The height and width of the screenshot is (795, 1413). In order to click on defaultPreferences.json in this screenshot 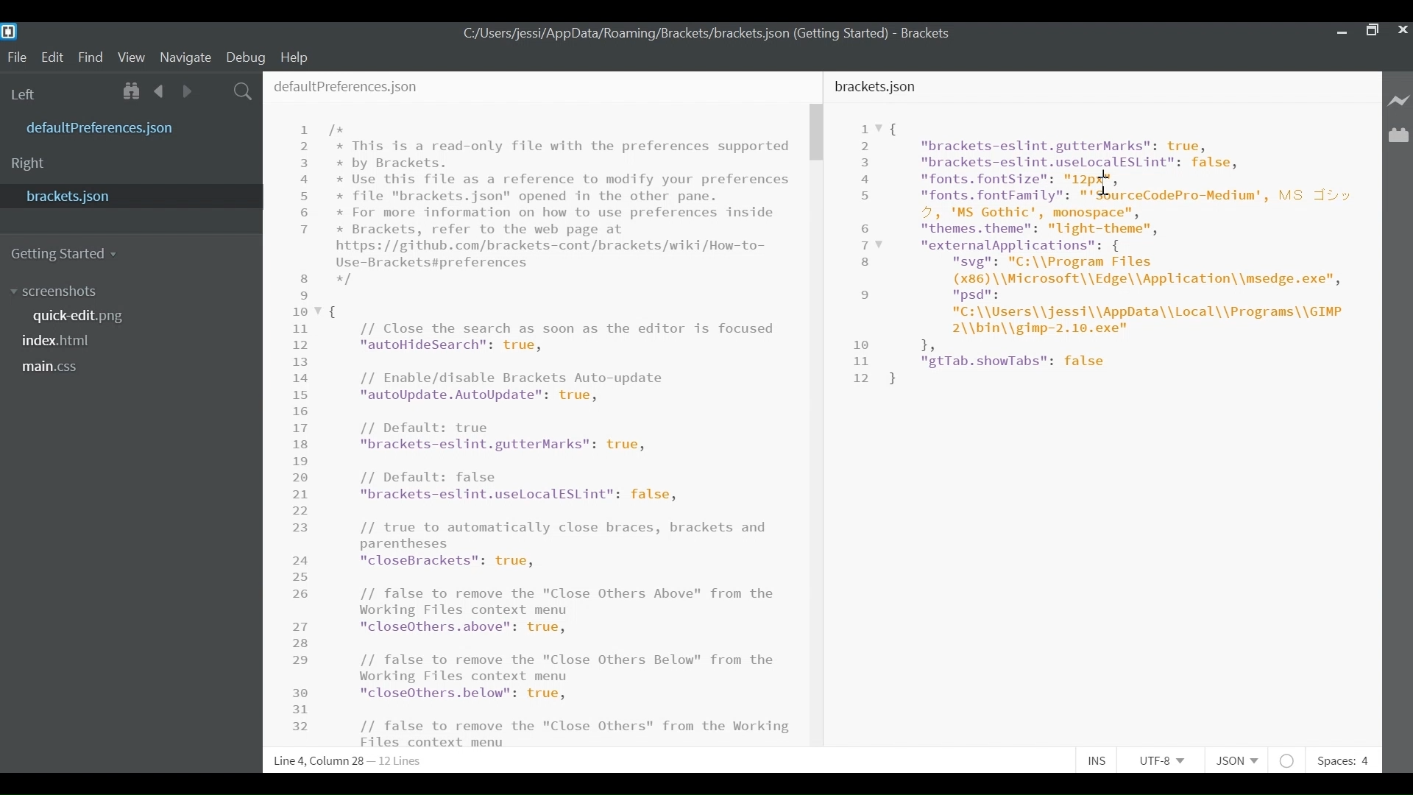, I will do `click(347, 86)`.